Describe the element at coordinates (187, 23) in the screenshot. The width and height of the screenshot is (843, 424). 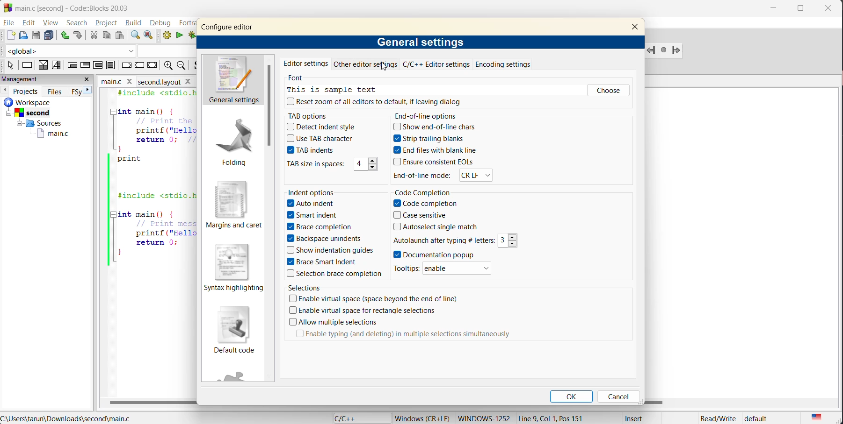
I see `fortran` at that location.